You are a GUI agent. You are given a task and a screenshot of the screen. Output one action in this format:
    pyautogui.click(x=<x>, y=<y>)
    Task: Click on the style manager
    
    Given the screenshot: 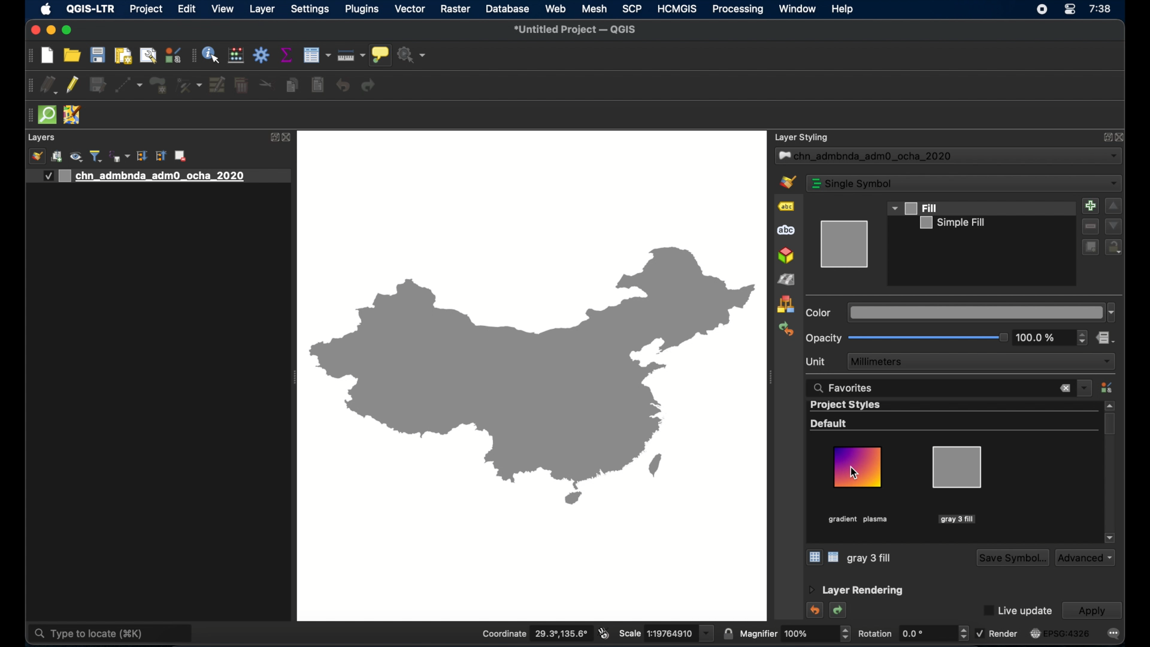 What is the action you would take?
    pyautogui.click(x=236, y=56)
    